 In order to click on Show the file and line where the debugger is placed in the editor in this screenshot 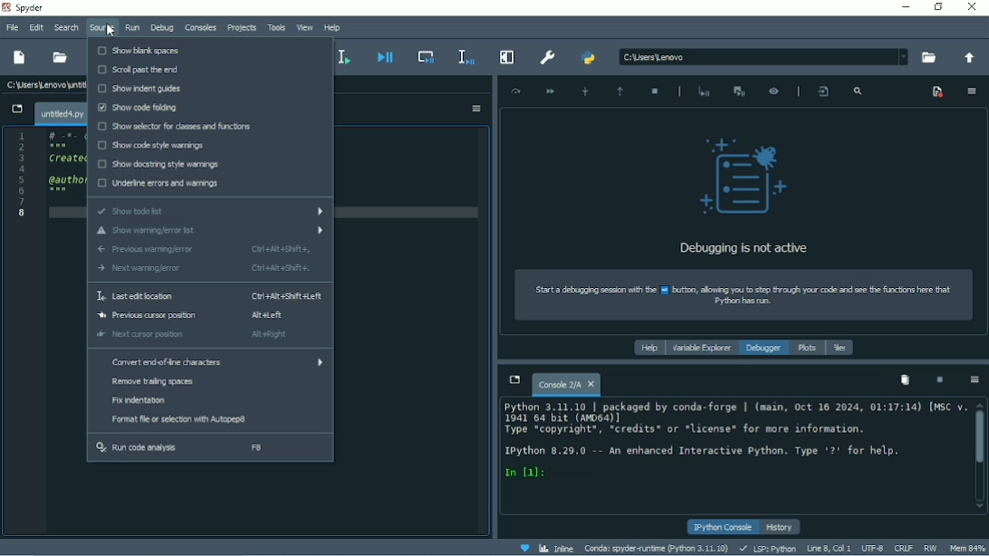, I will do `click(821, 91)`.